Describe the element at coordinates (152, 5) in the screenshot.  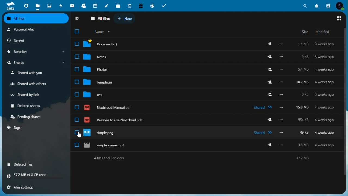
I see `email hosting` at that location.